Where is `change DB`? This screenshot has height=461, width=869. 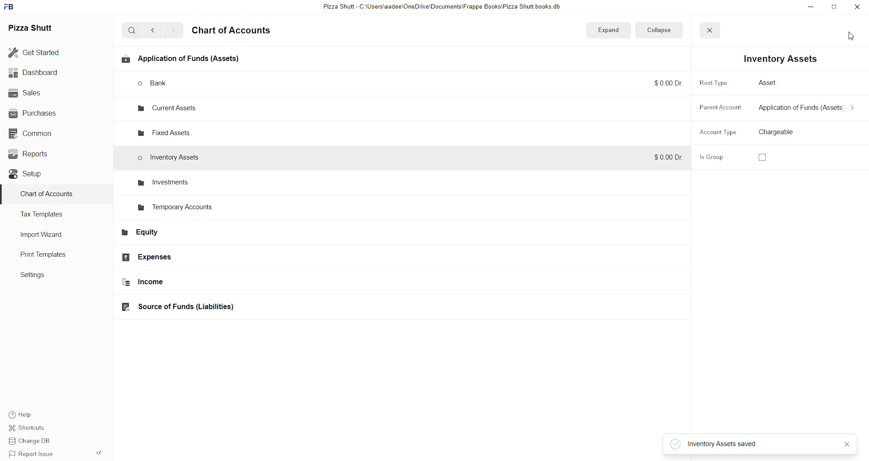 change DB is located at coordinates (29, 442).